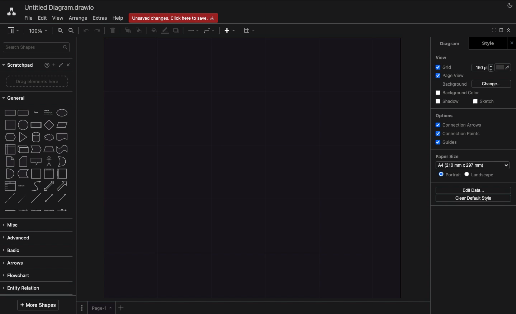  What do you see at coordinates (78, 18) in the screenshot?
I see `Arrange` at bounding box center [78, 18].